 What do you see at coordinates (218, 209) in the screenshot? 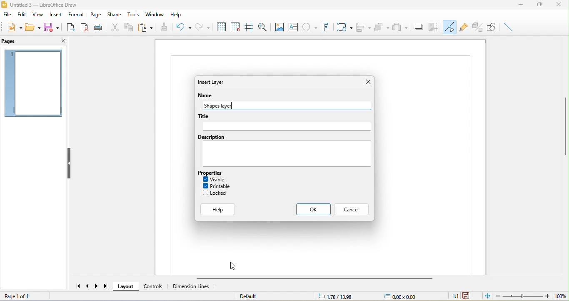
I see `help` at bounding box center [218, 209].